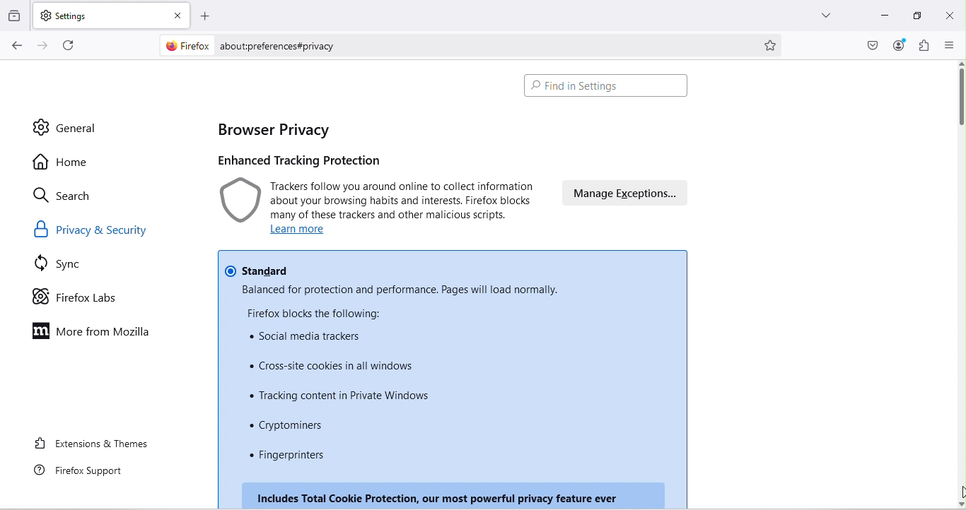 The width and height of the screenshot is (966, 510). Describe the element at coordinates (880, 18) in the screenshot. I see `Input ` at that location.